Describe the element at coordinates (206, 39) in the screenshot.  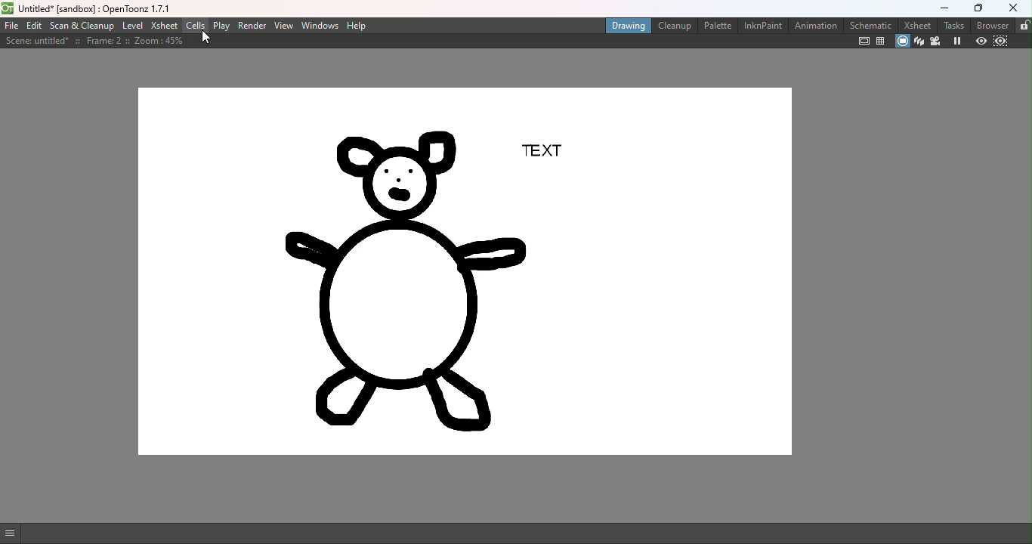
I see `Cursor` at that location.